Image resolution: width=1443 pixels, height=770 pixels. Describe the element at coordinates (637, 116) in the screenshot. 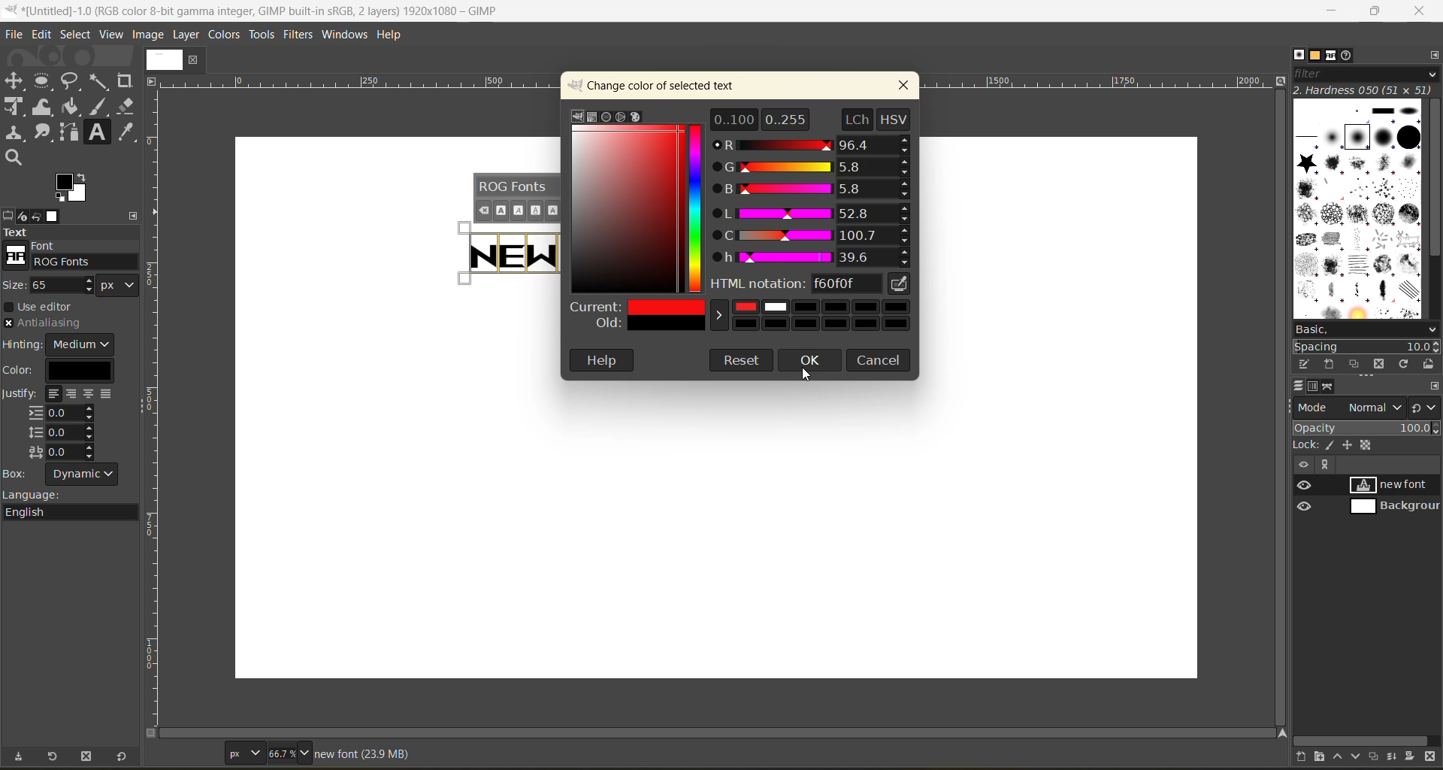

I see `palette` at that location.